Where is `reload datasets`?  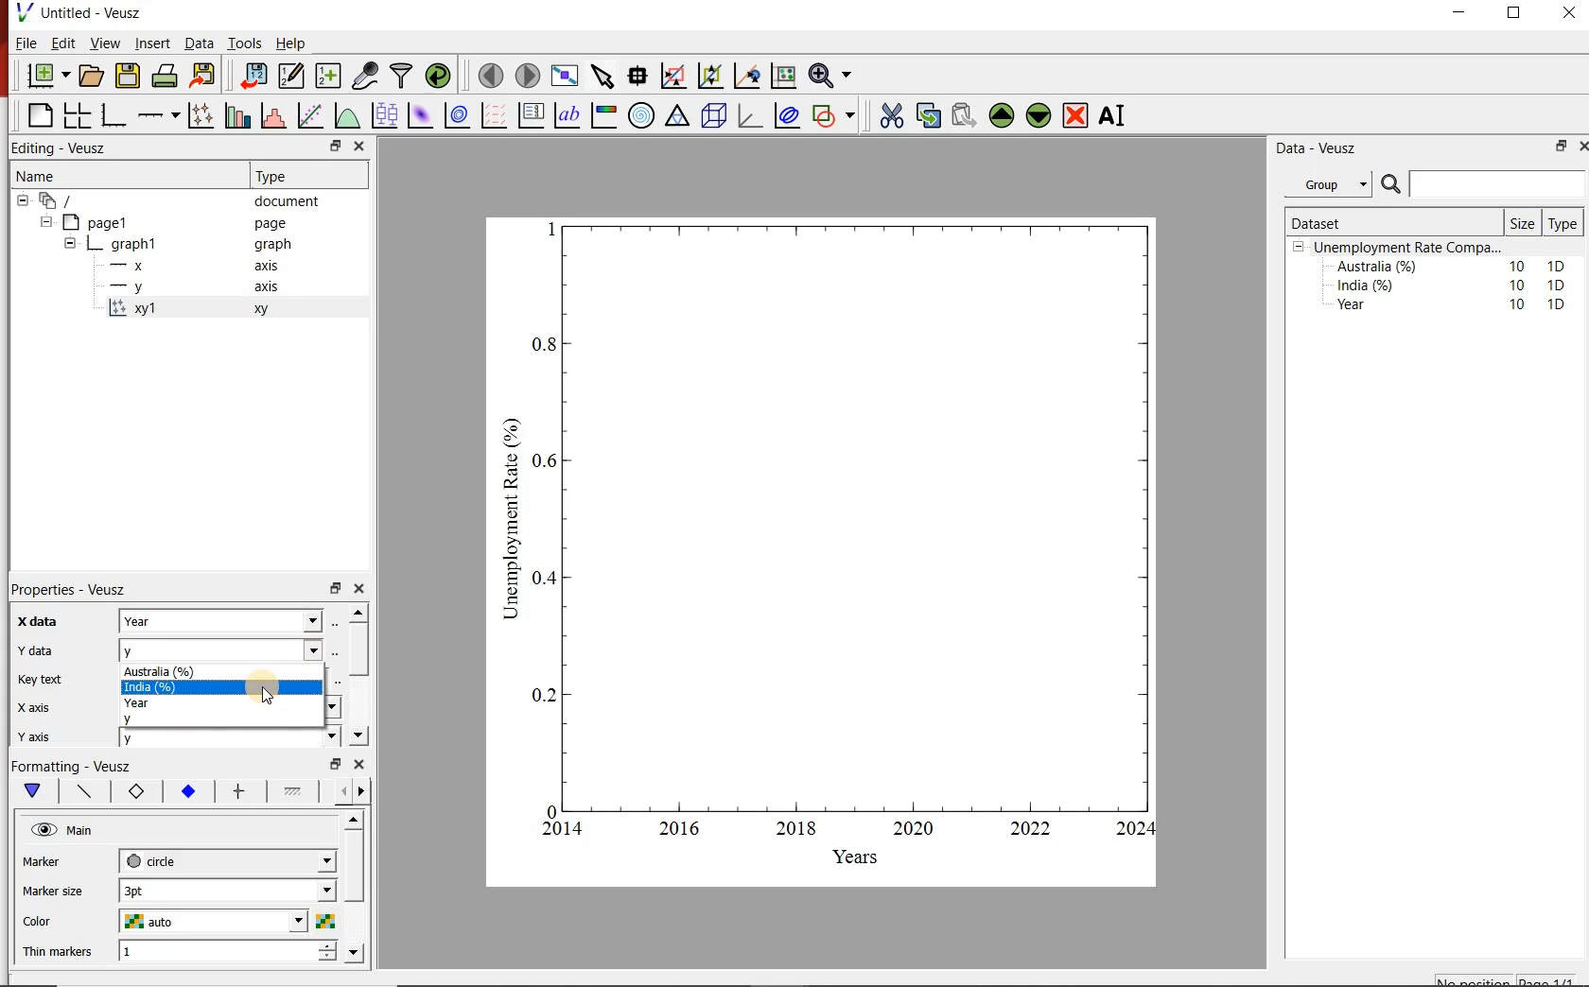 reload datasets is located at coordinates (439, 75).